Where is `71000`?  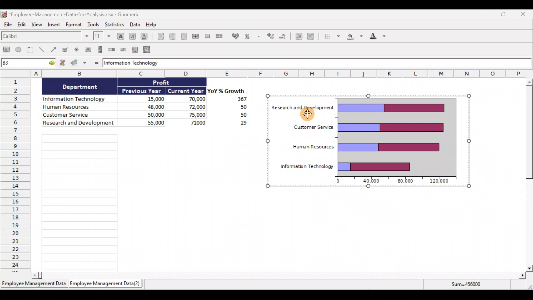 71000 is located at coordinates (196, 122).